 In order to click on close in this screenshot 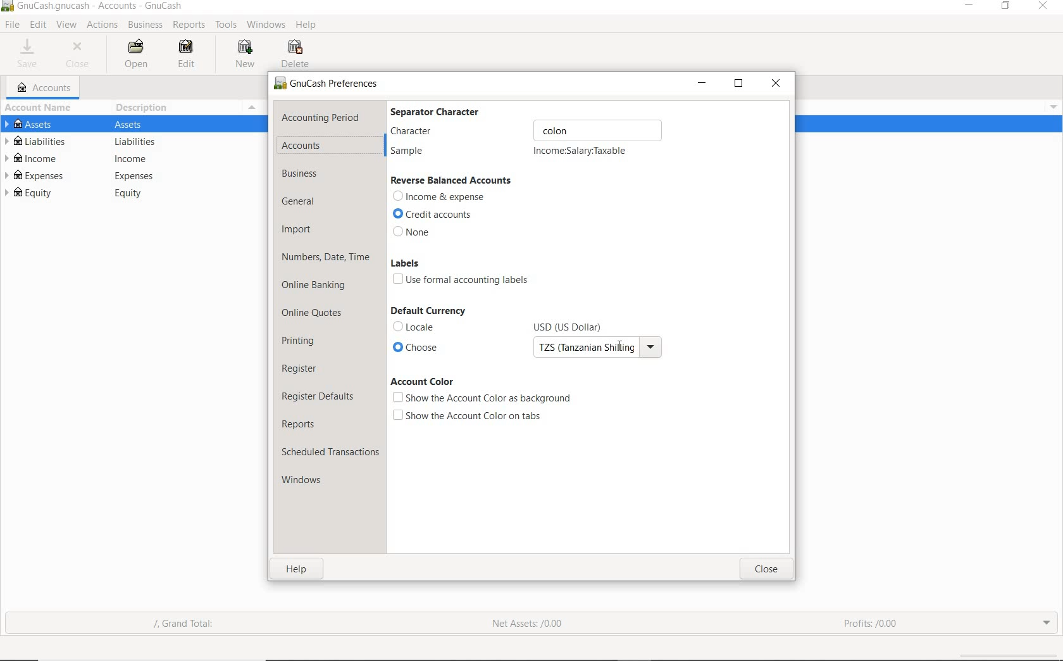, I will do `click(1045, 7)`.